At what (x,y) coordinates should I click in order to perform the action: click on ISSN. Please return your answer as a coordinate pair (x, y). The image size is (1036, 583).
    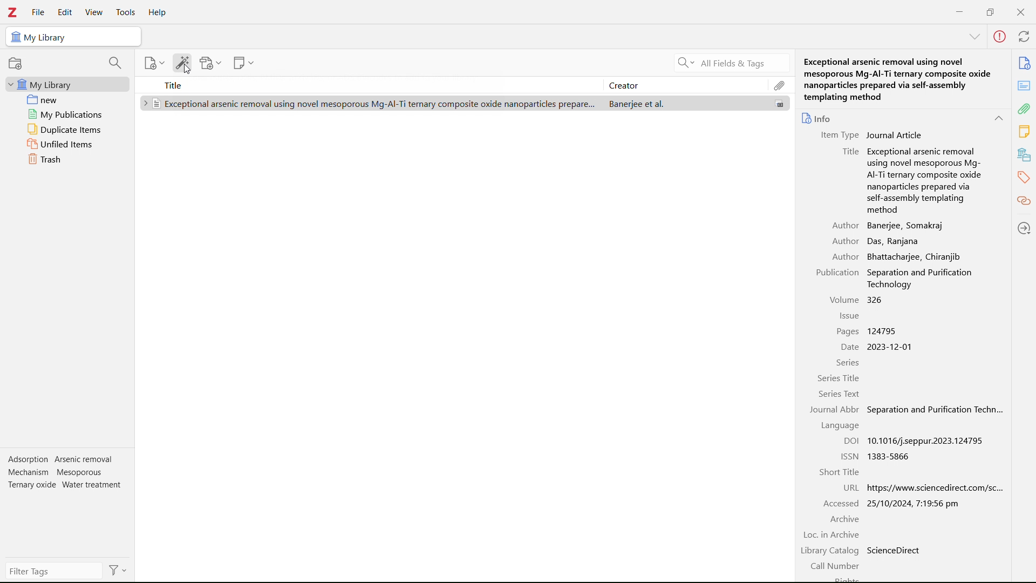
    Looking at the image, I should click on (849, 456).